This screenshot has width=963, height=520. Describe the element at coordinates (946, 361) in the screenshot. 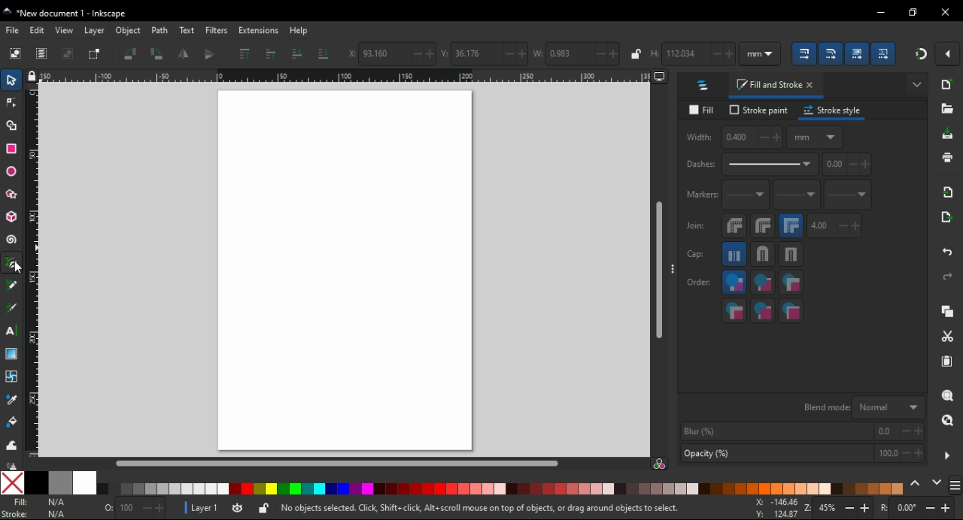

I see `paste` at that location.